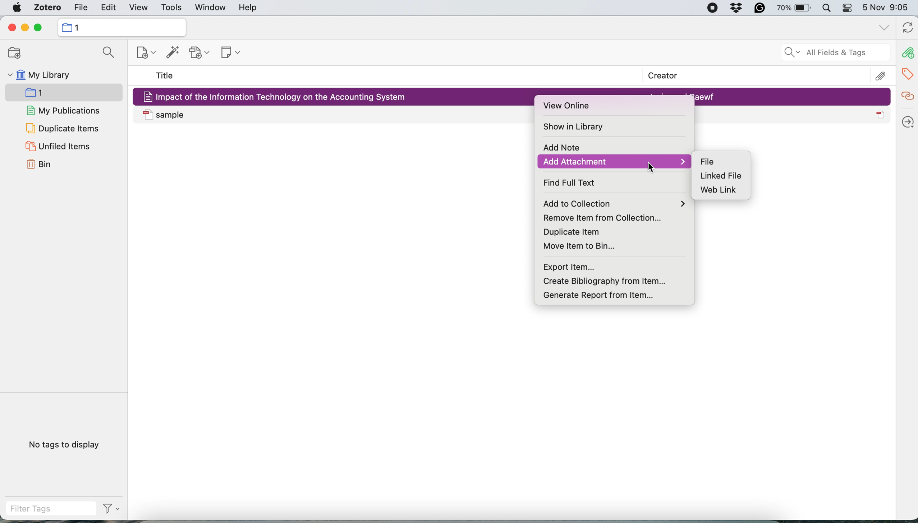  What do you see at coordinates (907, 119) in the screenshot?
I see `locate` at bounding box center [907, 119].